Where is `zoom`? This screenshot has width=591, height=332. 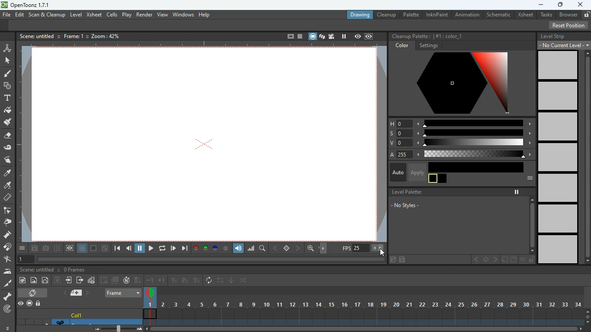
zoom is located at coordinates (118, 329).